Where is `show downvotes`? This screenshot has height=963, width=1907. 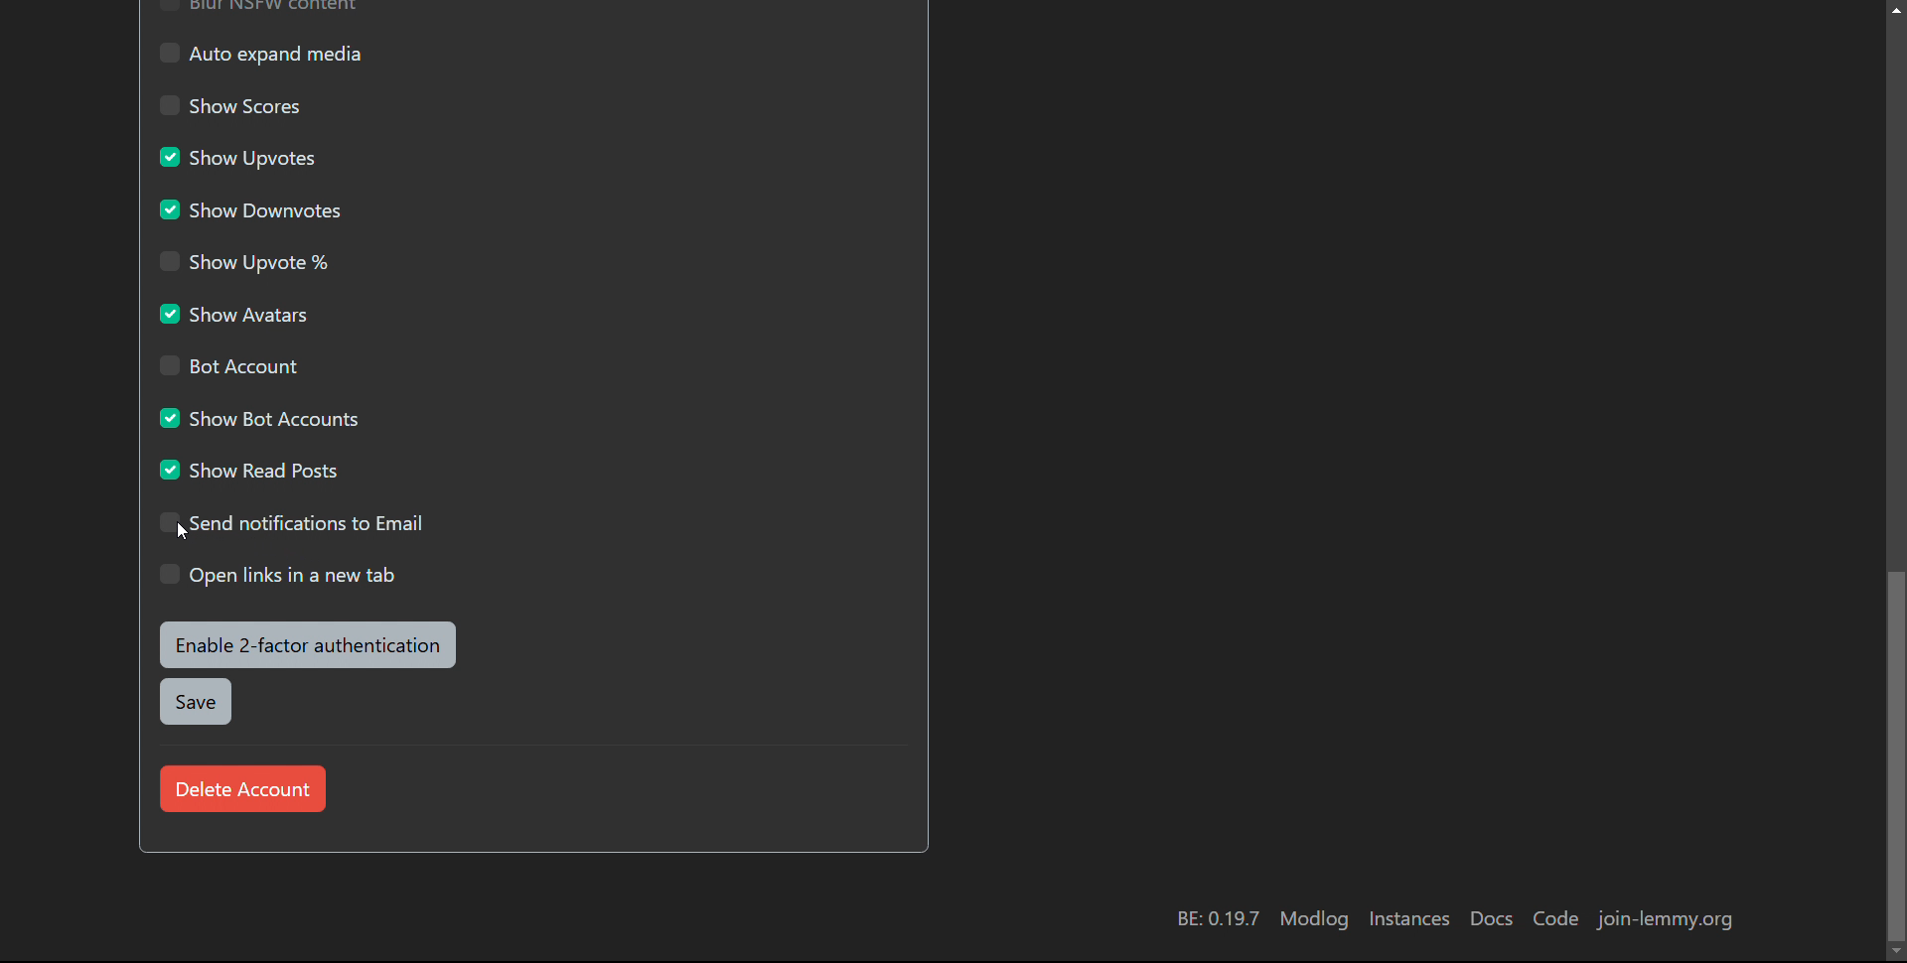
show downvotes is located at coordinates (250, 208).